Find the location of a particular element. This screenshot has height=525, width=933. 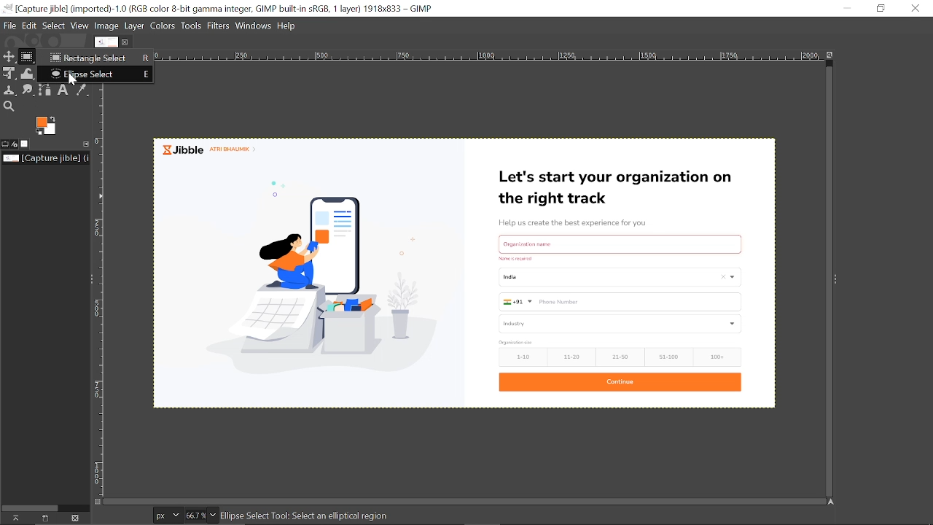

Close current image is located at coordinates (126, 42).